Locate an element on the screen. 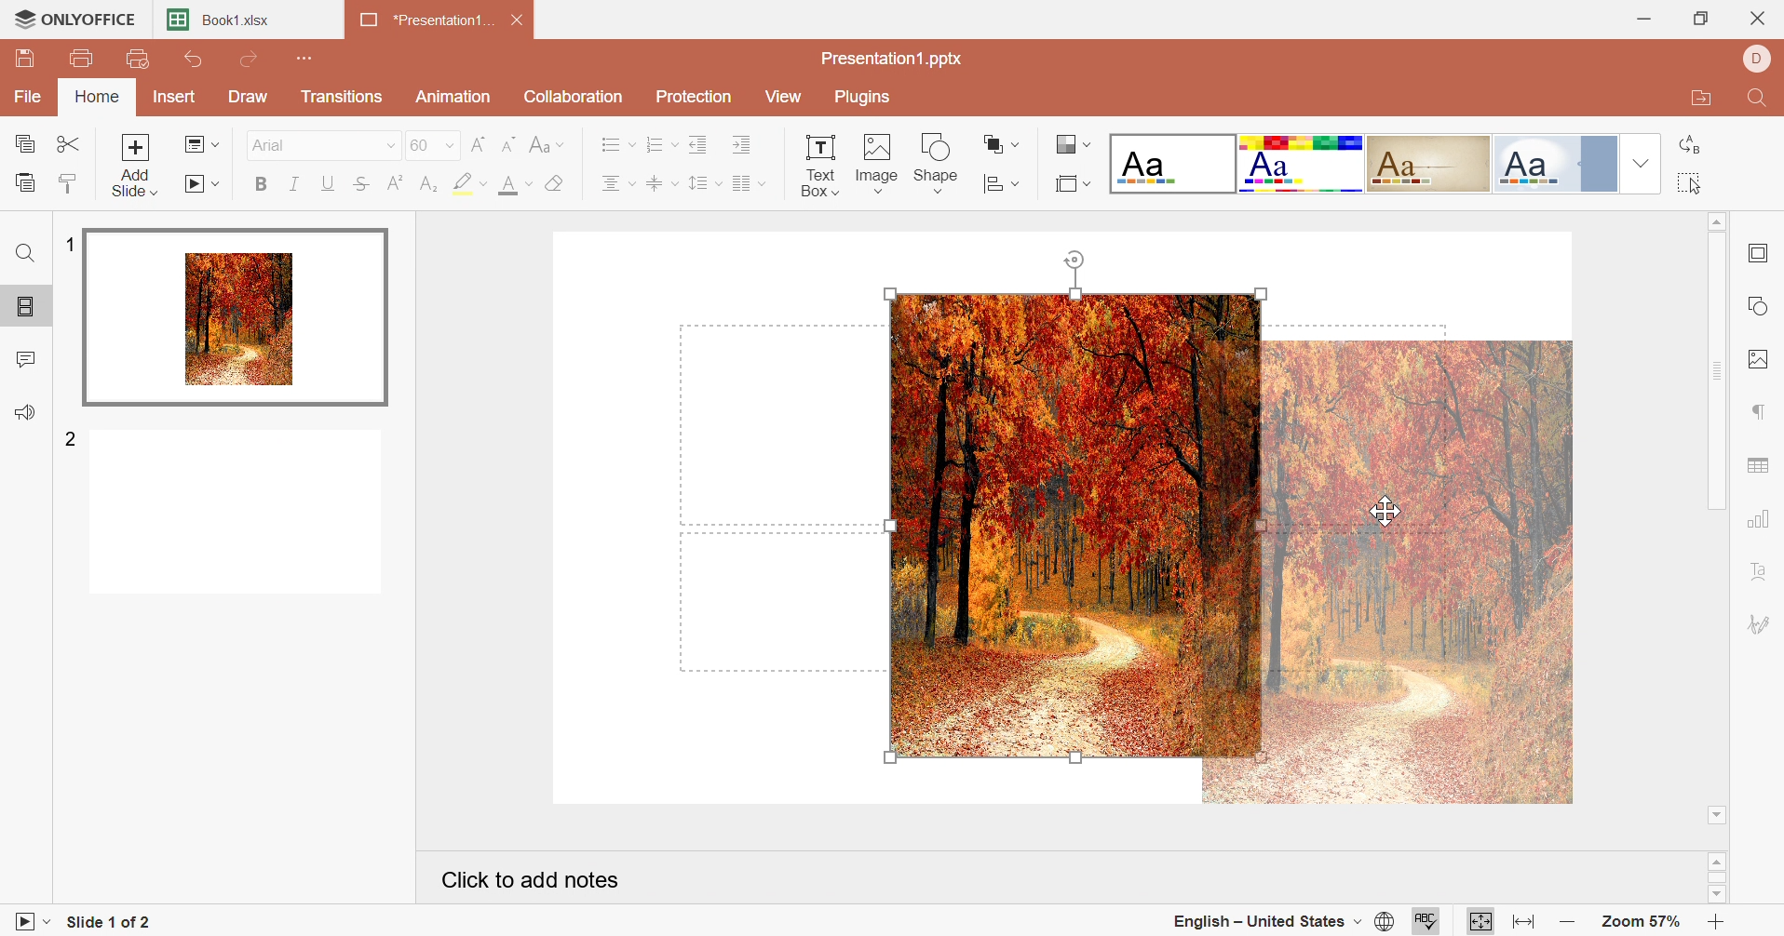  Change color theme is located at coordinates (1074, 143).